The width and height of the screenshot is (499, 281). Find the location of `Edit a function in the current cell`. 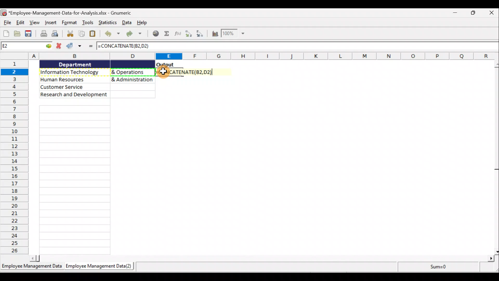

Edit a function in the current cell is located at coordinates (178, 33).